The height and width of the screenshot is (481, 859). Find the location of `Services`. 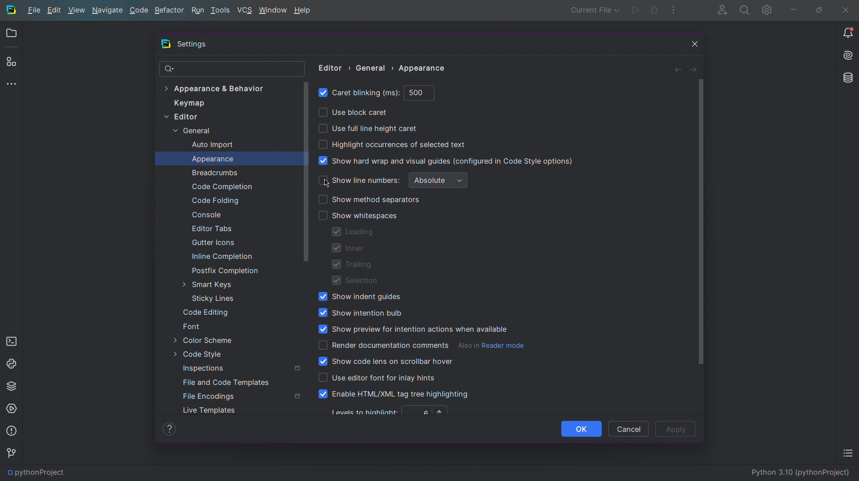

Services is located at coordinates (13, 409).